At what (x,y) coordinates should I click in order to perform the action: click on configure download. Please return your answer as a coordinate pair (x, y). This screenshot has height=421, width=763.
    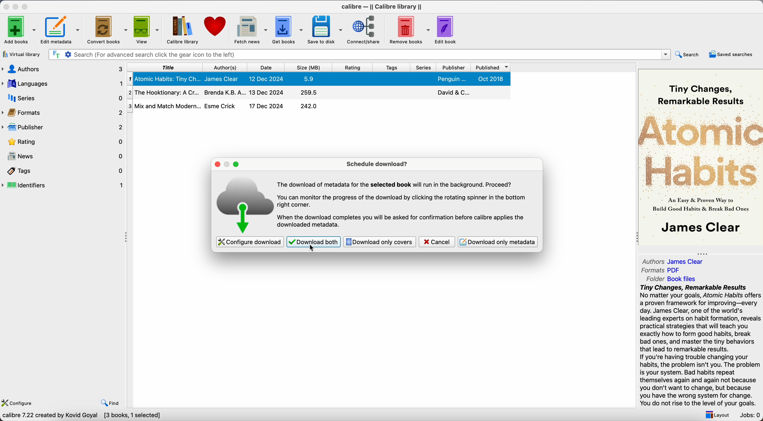
    Looking at the image, I should click on (250, 242).